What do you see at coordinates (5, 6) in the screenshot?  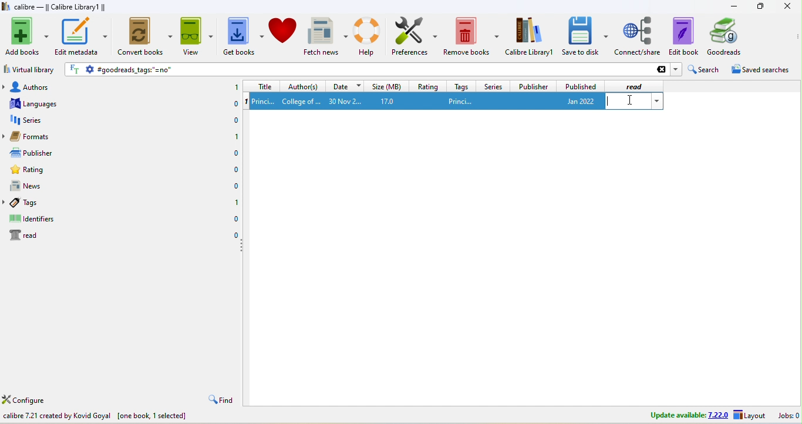 I see `logo` at bounding box center [5, 6].